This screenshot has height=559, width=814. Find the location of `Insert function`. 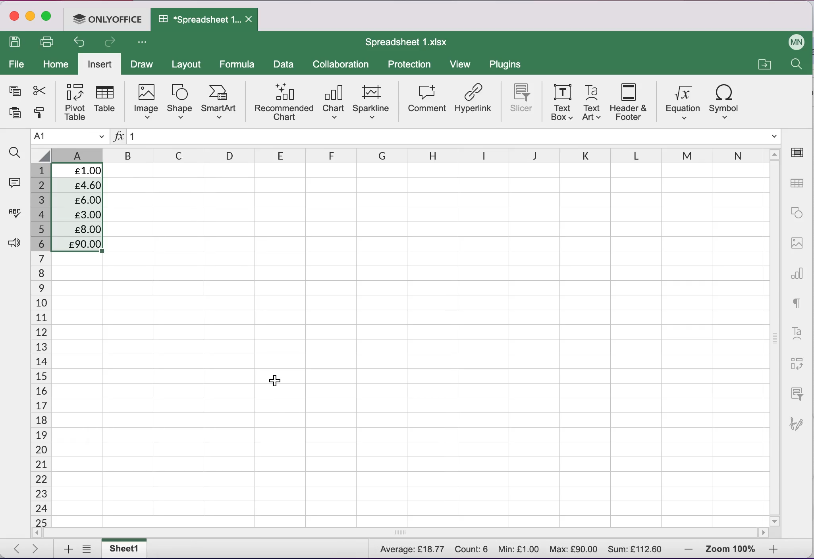

Insert function is located at coordinates (119, 136).